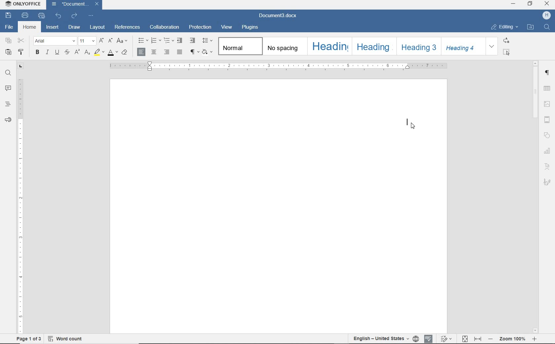 The height and width of the screenshot is (344, 555). I want to click on SHAPE, so click(548, 135).